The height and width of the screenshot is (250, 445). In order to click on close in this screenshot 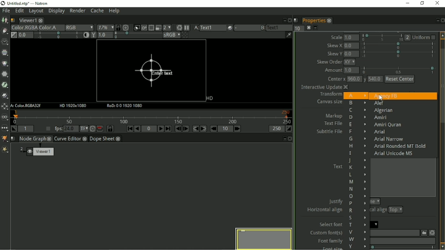, I will do `click(118, 139)`.